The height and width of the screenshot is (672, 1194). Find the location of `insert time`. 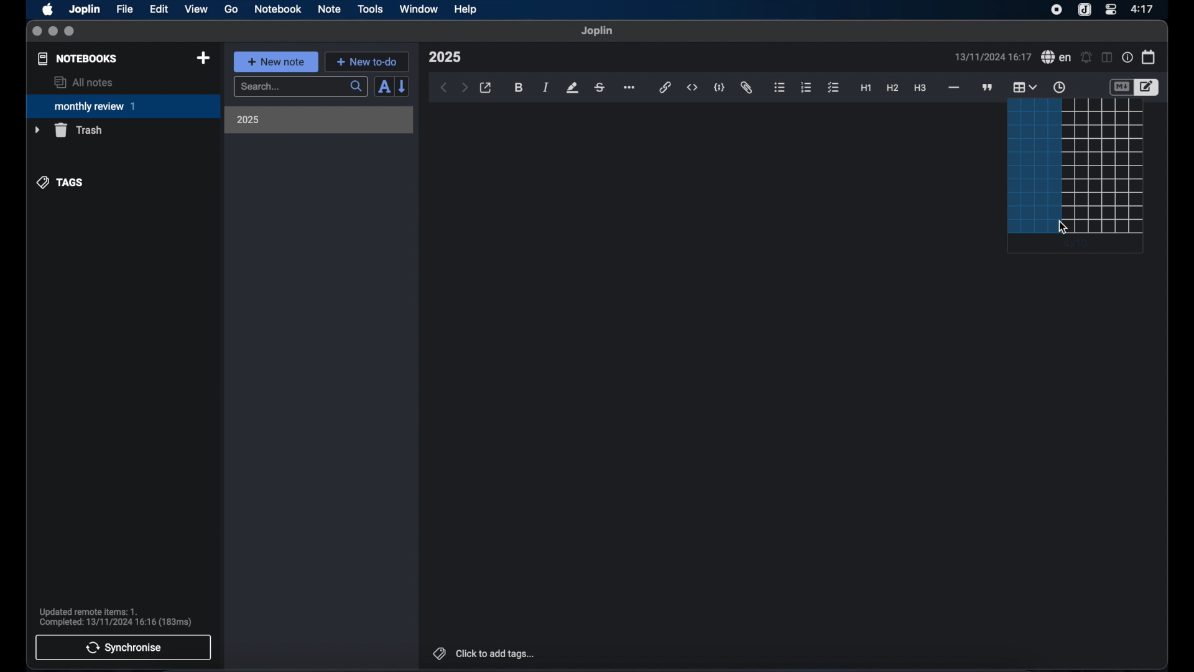

insert time is located at coordinates (1059, 88).